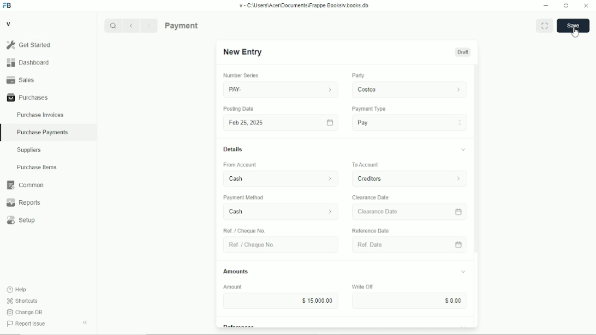 The image size is (596, 335). What do you see at coordinates (7, 5) in the screenshot?
I see `Frappe Books logo` at bounding box center [7, 5].